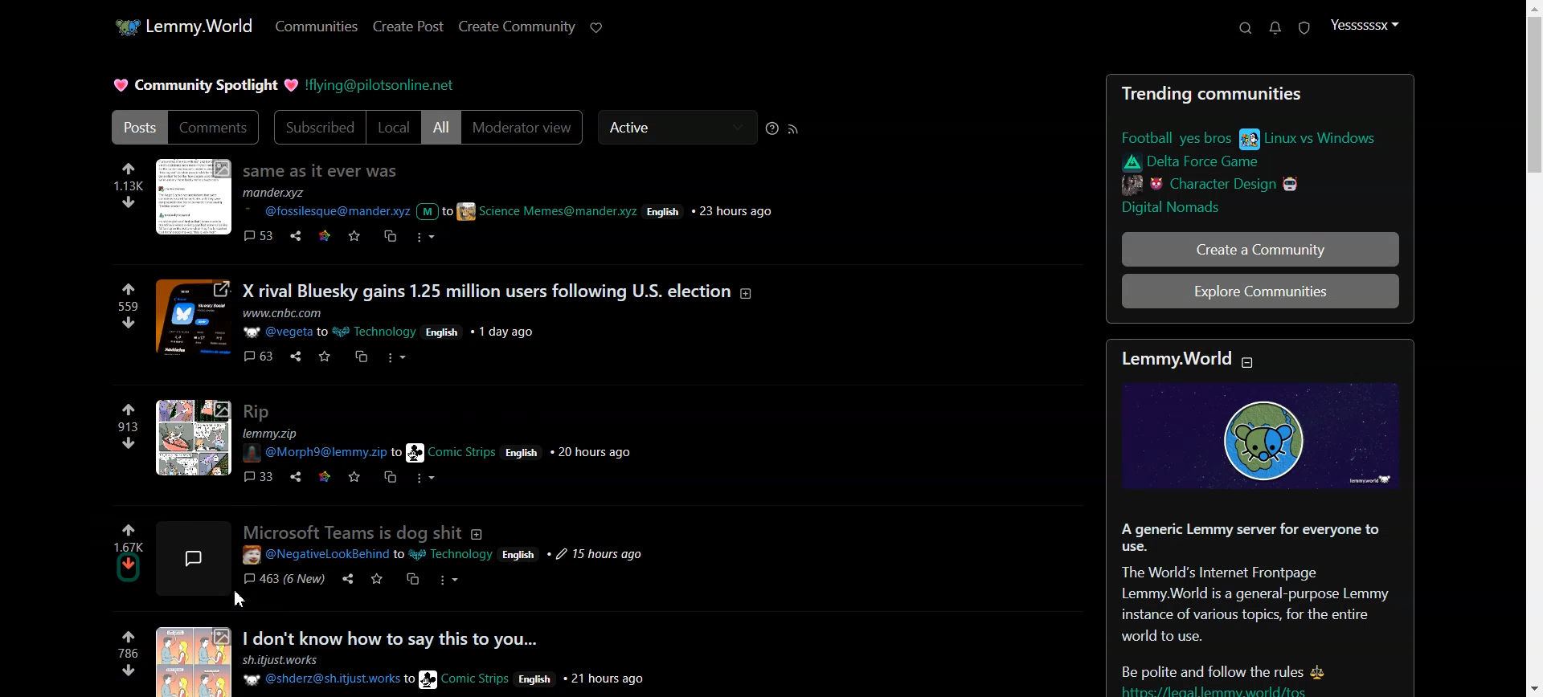 The image size is (1543, 697). I want to click on Home page, so click(179, 26).